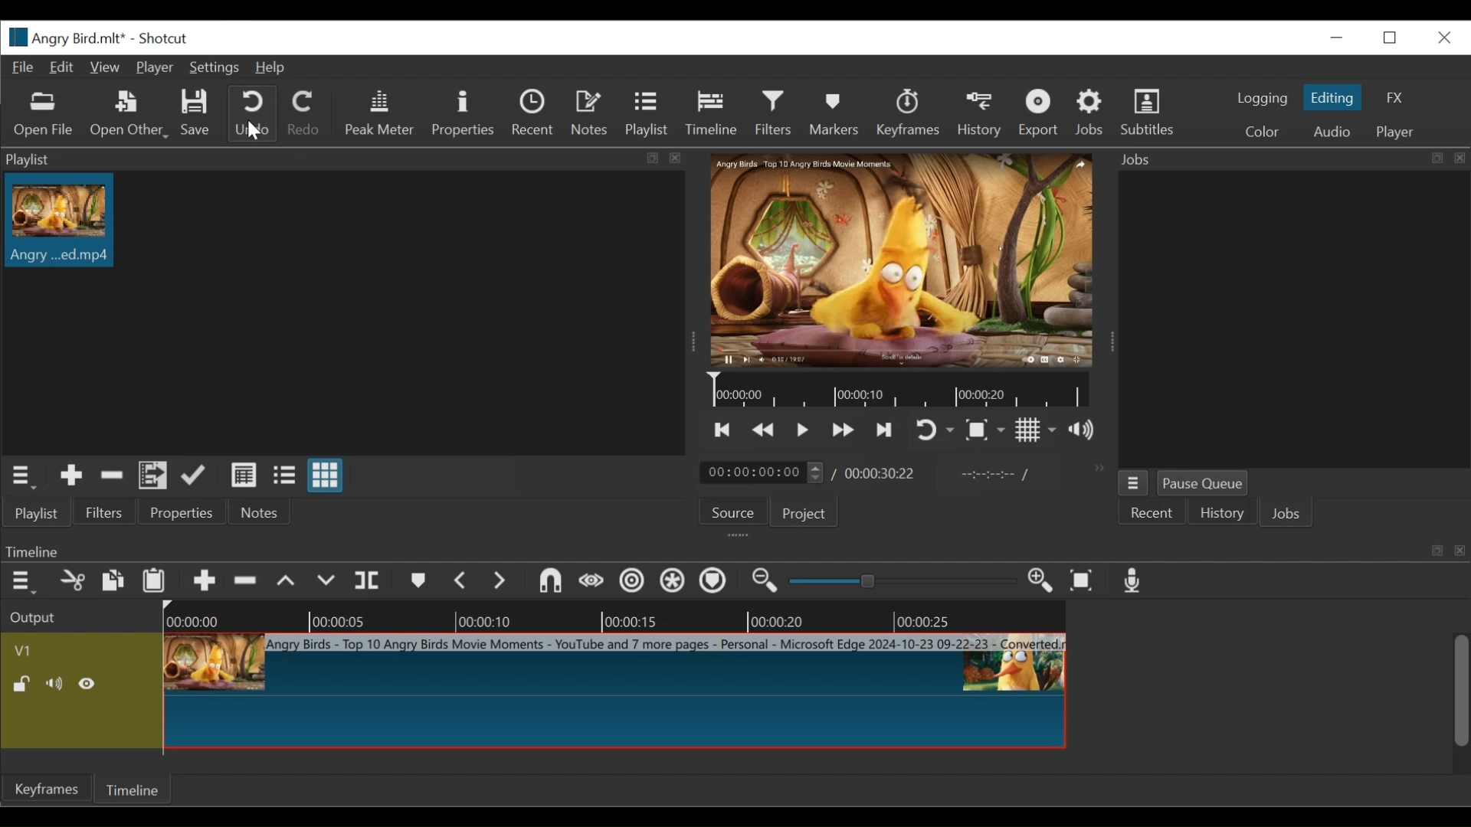 The height and width of the screenshot is (827, 1471). What do you see at coordinates (194, 475) in the screenshot?
I see `Update` at bounding box center [194, 475].